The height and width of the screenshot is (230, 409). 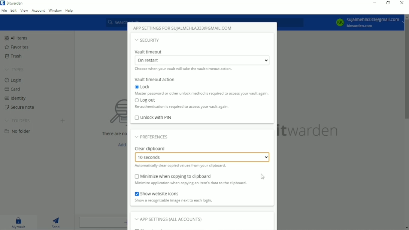 What do you see at coordinates (16, 3) in the screenshot?
I see `Bitwarden` at bounding box center [16, 3].